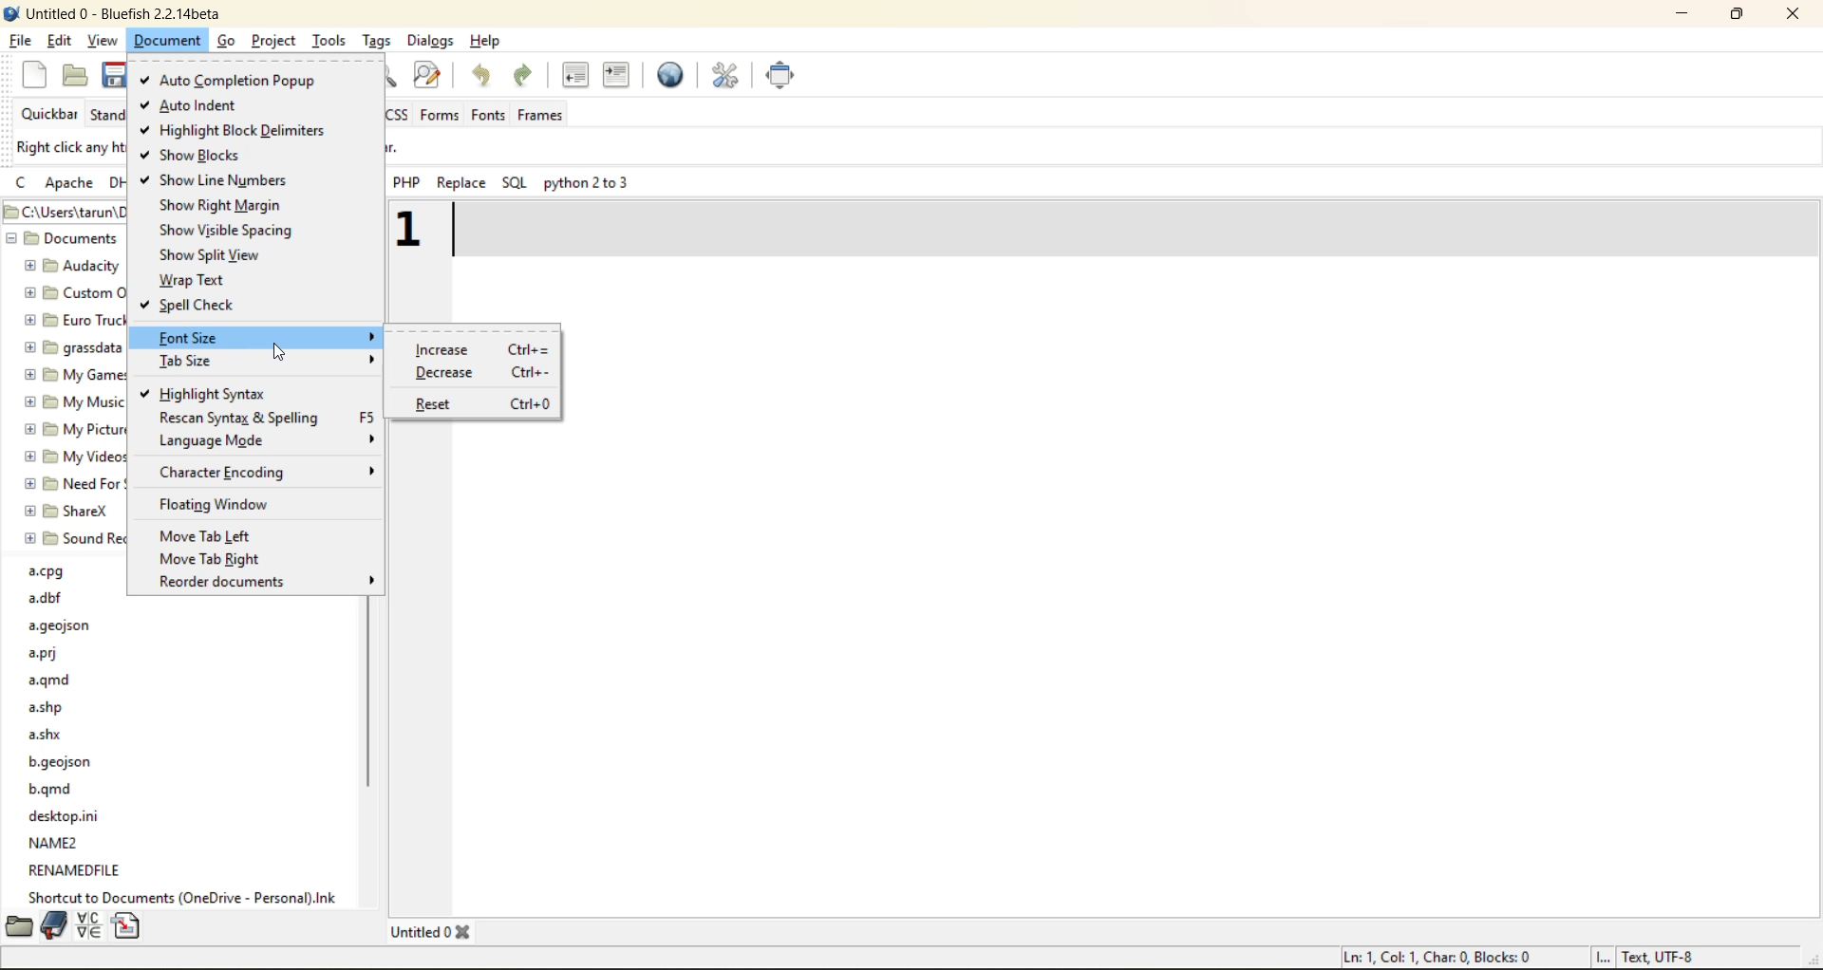  What do you see at coordinates (220, 506) in the screenshot?
I see `floating window` at bounding box center [220, 506].